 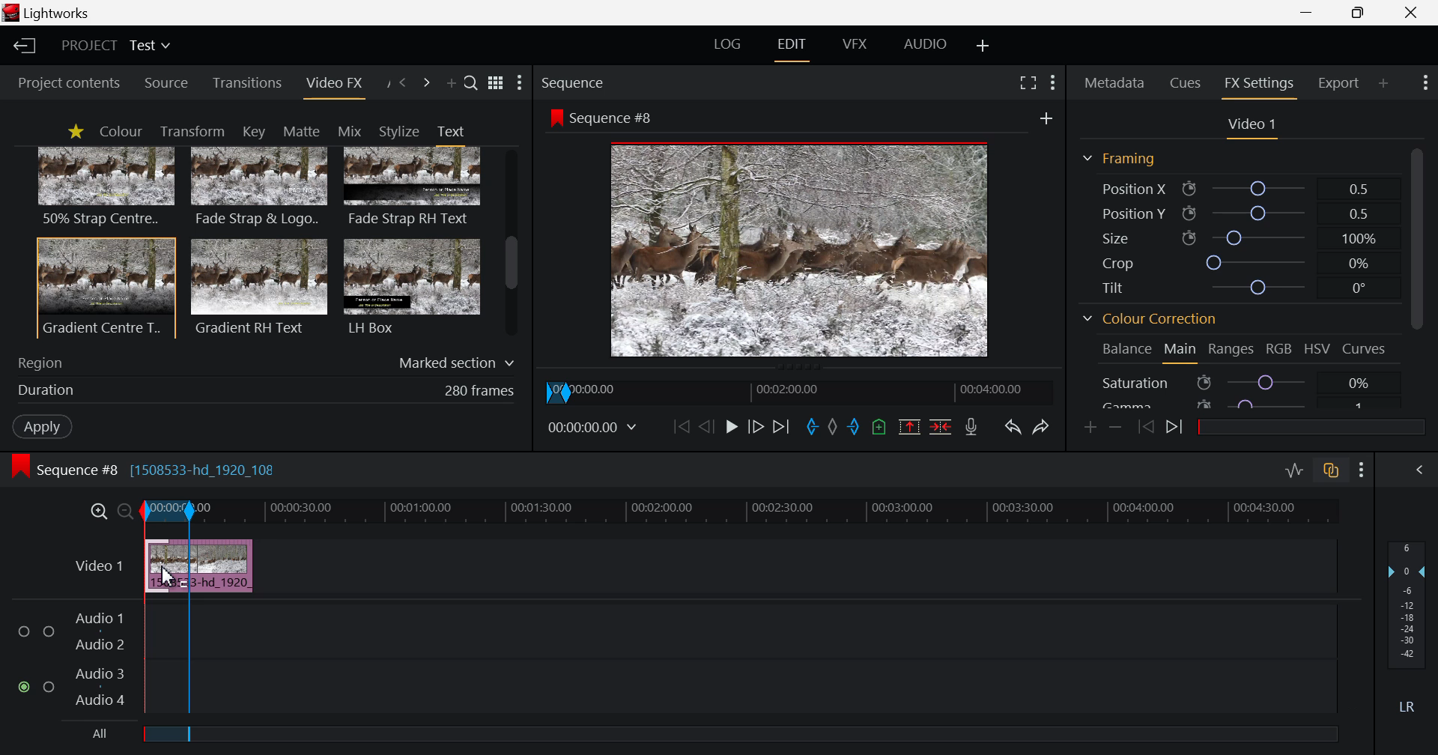 What do you see at coordinates (880, 428) in the screenshot?
I see `Mark Cue` at bounding box center [880, 428].